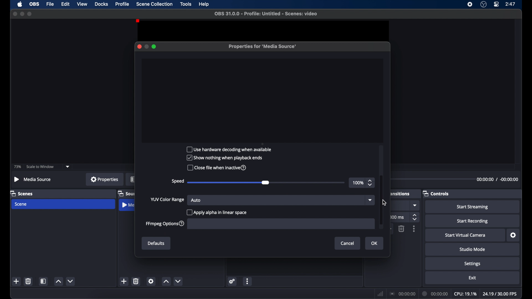 The image size is (532, 299). What do you see at coordinates (18, 167) in the screenshot?
I see `73%` at bounding box center [18, 167].